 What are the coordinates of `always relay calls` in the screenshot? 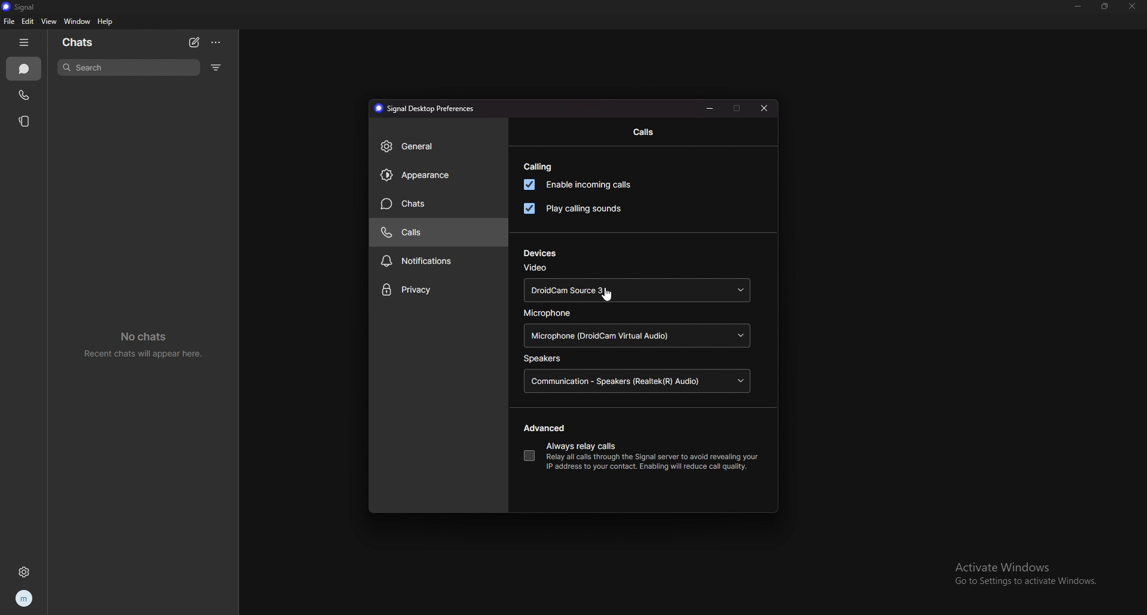 It's located at (582, 447).